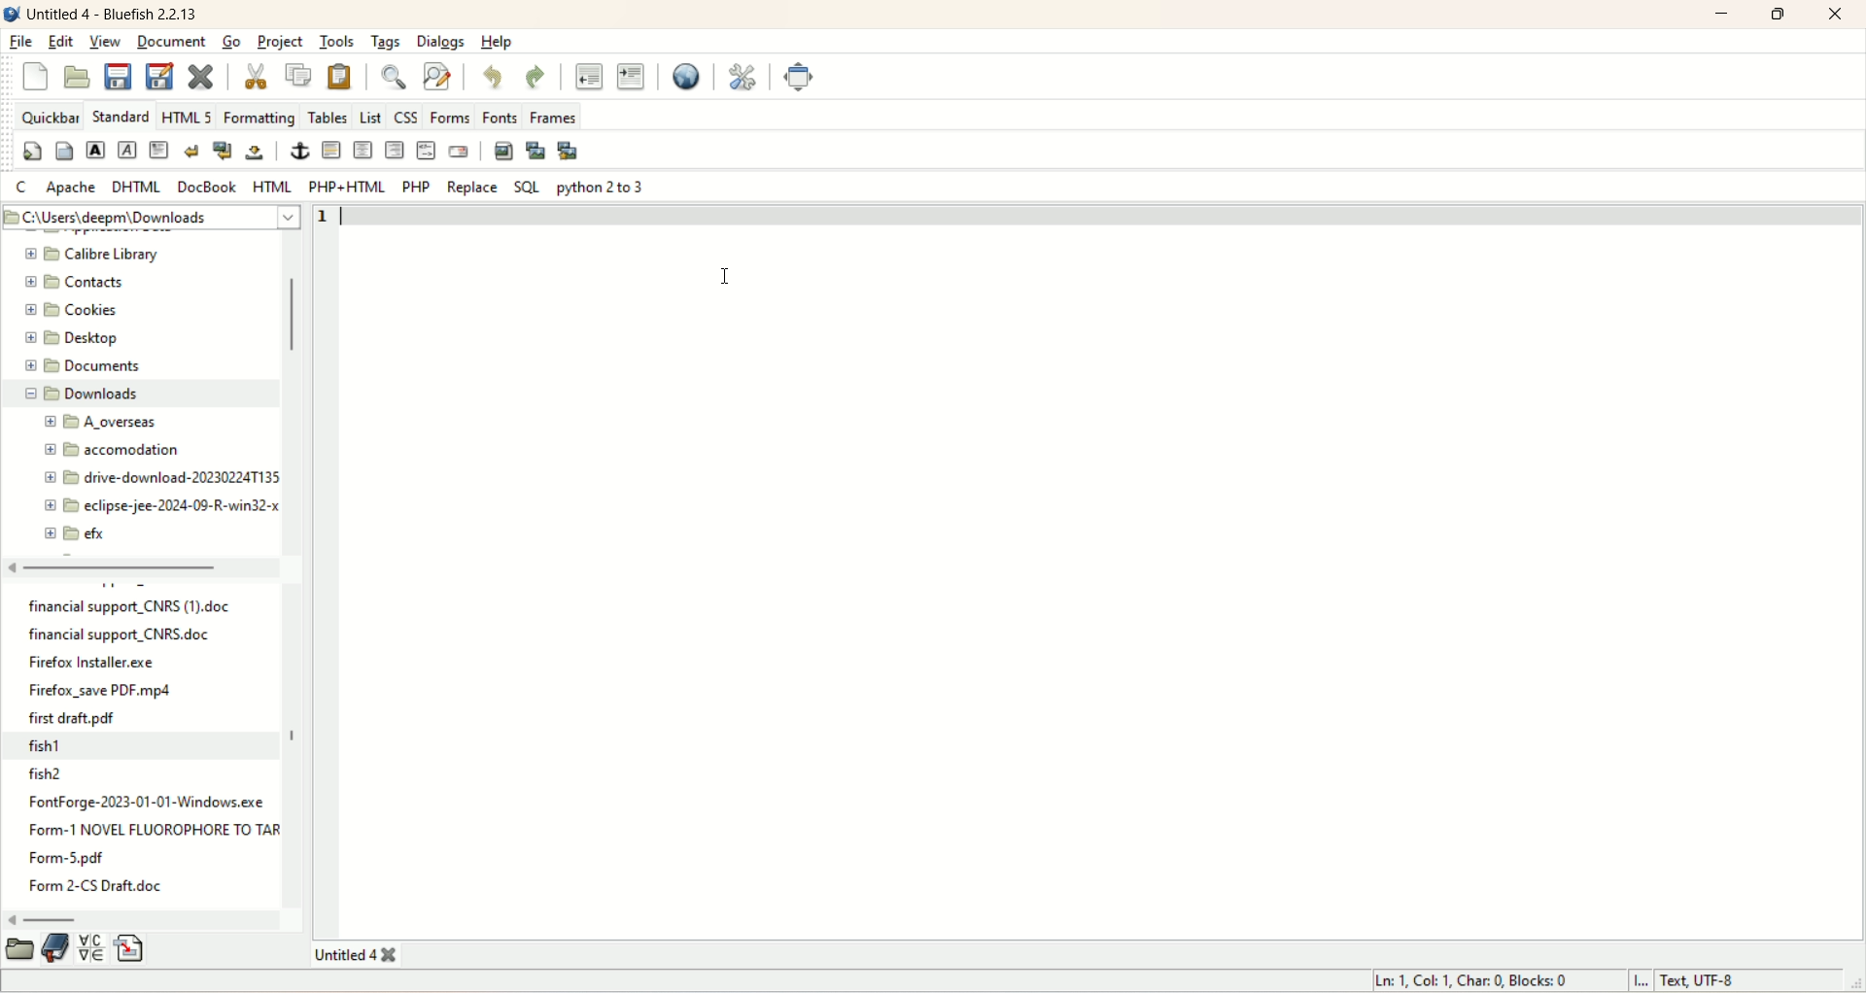 This screenshot has width=1866, height=993. I want to click on python 2 to 3, so click(603, 188).